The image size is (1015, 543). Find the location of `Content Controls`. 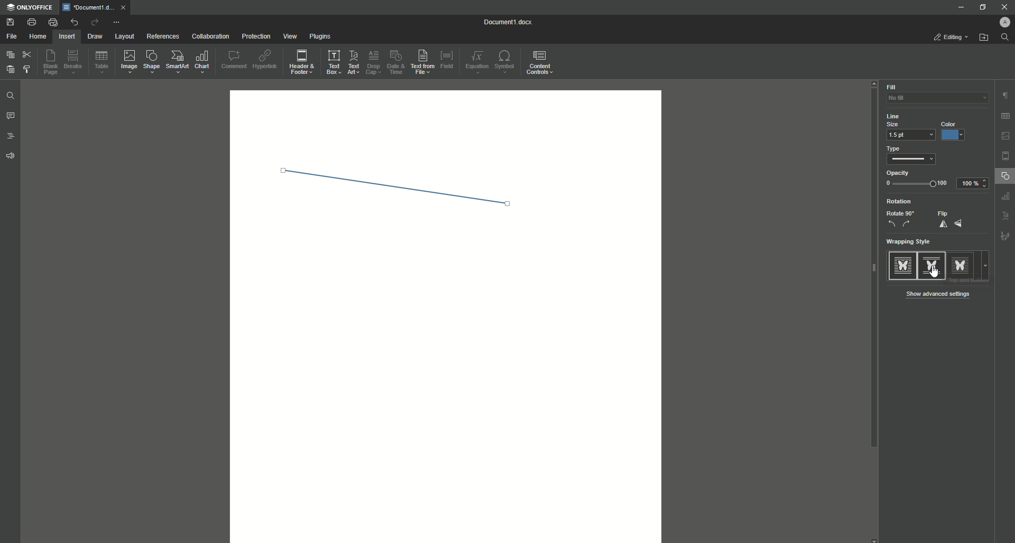

Content Controls is located at coordinates (541, 63).